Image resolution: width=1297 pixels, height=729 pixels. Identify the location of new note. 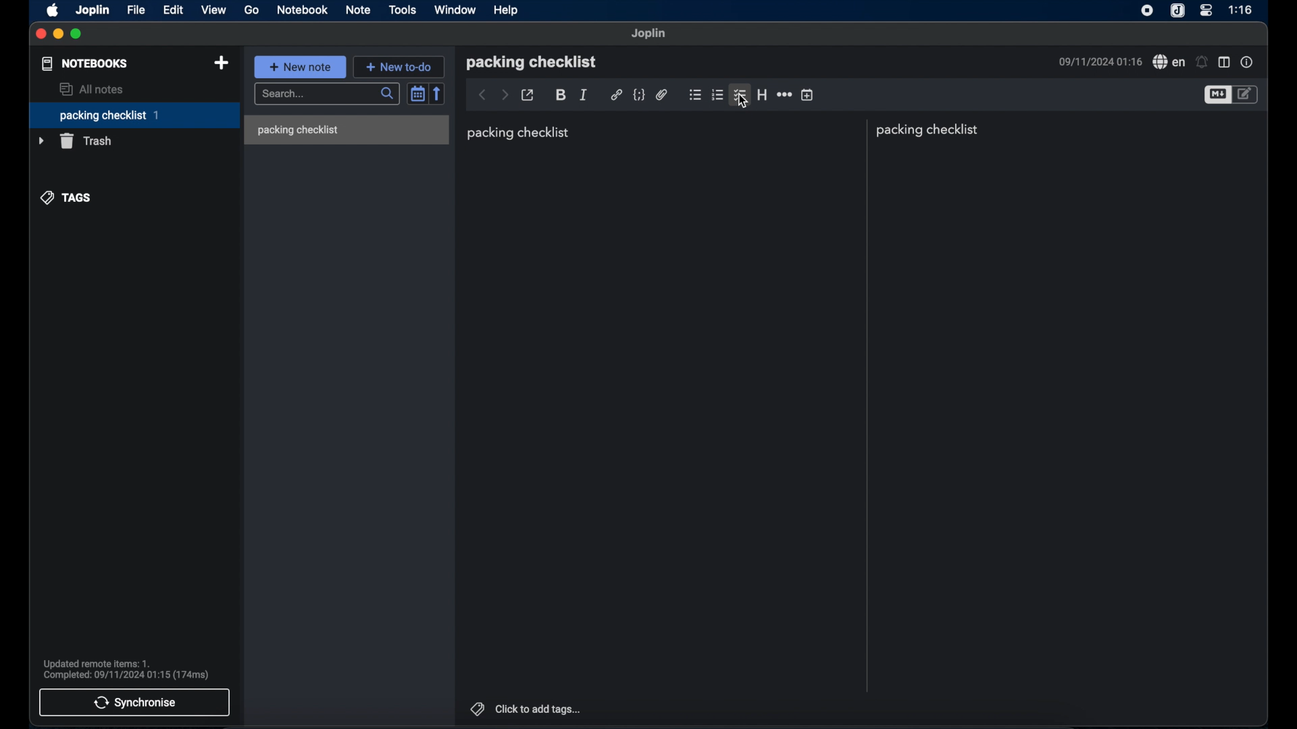
(301, 67).